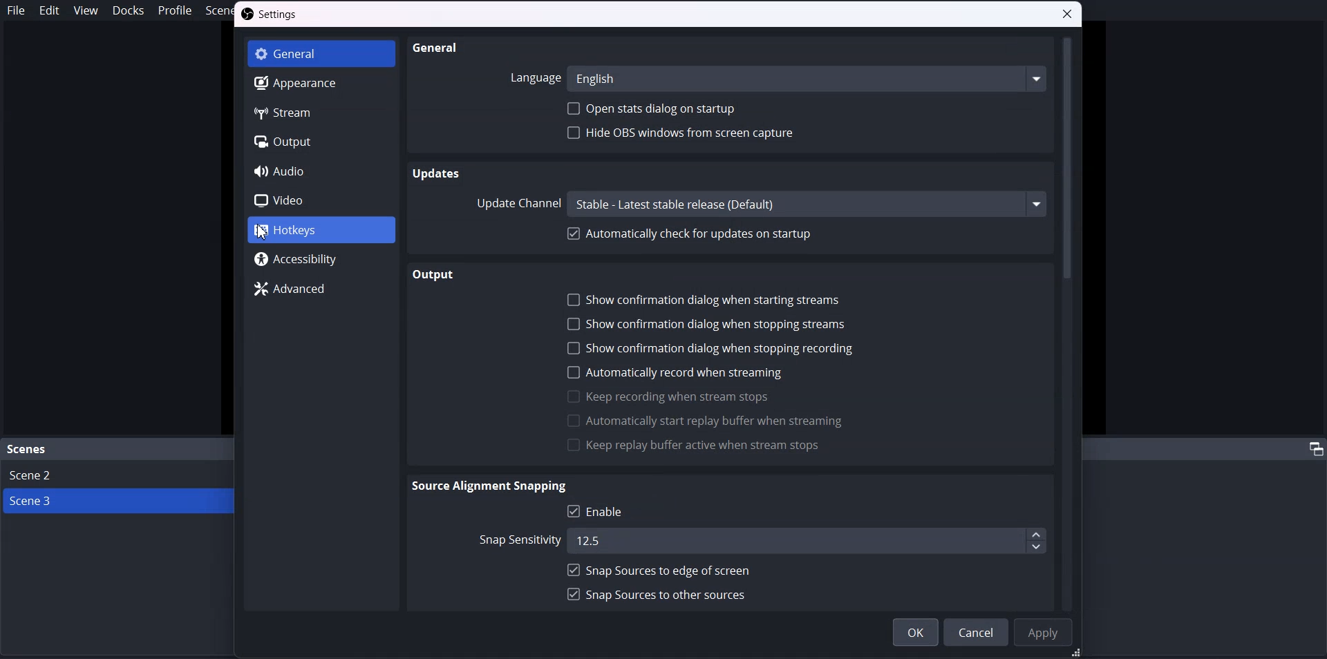 This screenshot has height=659, width=1327. I want to click on Docks, so click(128, 10).